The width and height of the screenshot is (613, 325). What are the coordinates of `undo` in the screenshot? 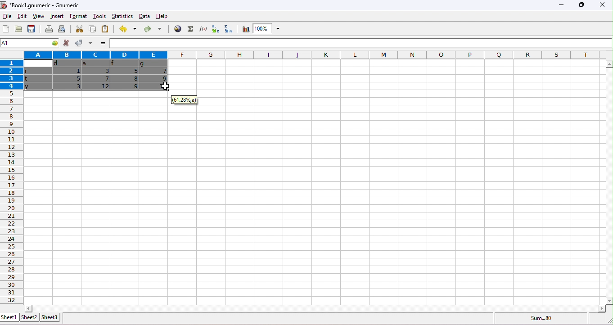 It's located at (127, 28).